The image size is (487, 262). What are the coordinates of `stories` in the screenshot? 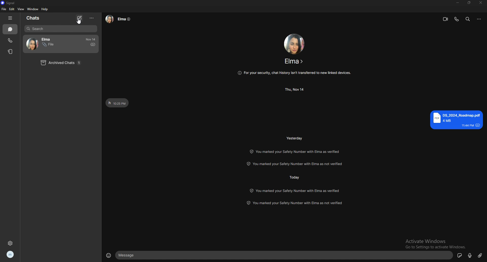 It's located at (10, 51).